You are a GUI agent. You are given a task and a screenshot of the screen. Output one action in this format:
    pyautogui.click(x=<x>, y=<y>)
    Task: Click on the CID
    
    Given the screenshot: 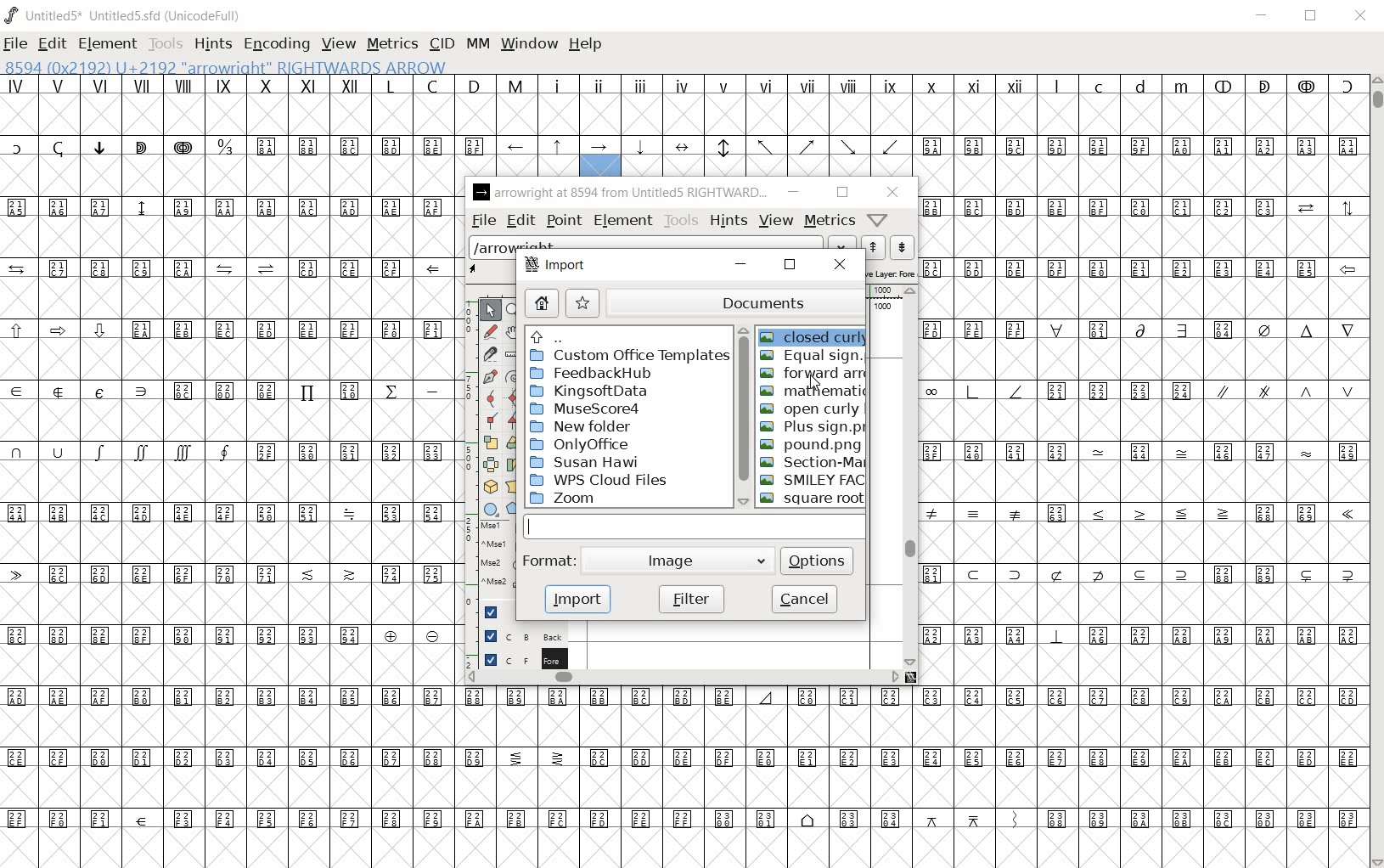 What is the action you would take?
    pyautogui.click(x=442, y=44)
    